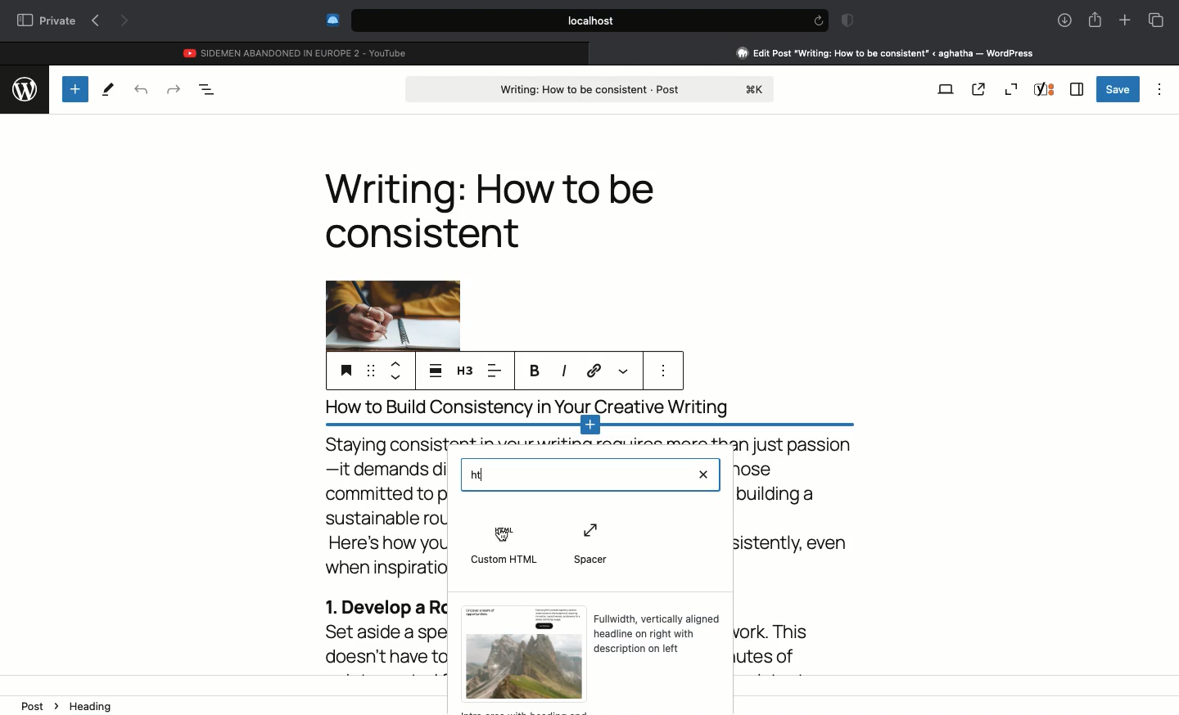 The width and height of the screenshot is (1179, 715). Describe the element at coordinates (845, 21) in the screenshot. I see `Badge` at that location.